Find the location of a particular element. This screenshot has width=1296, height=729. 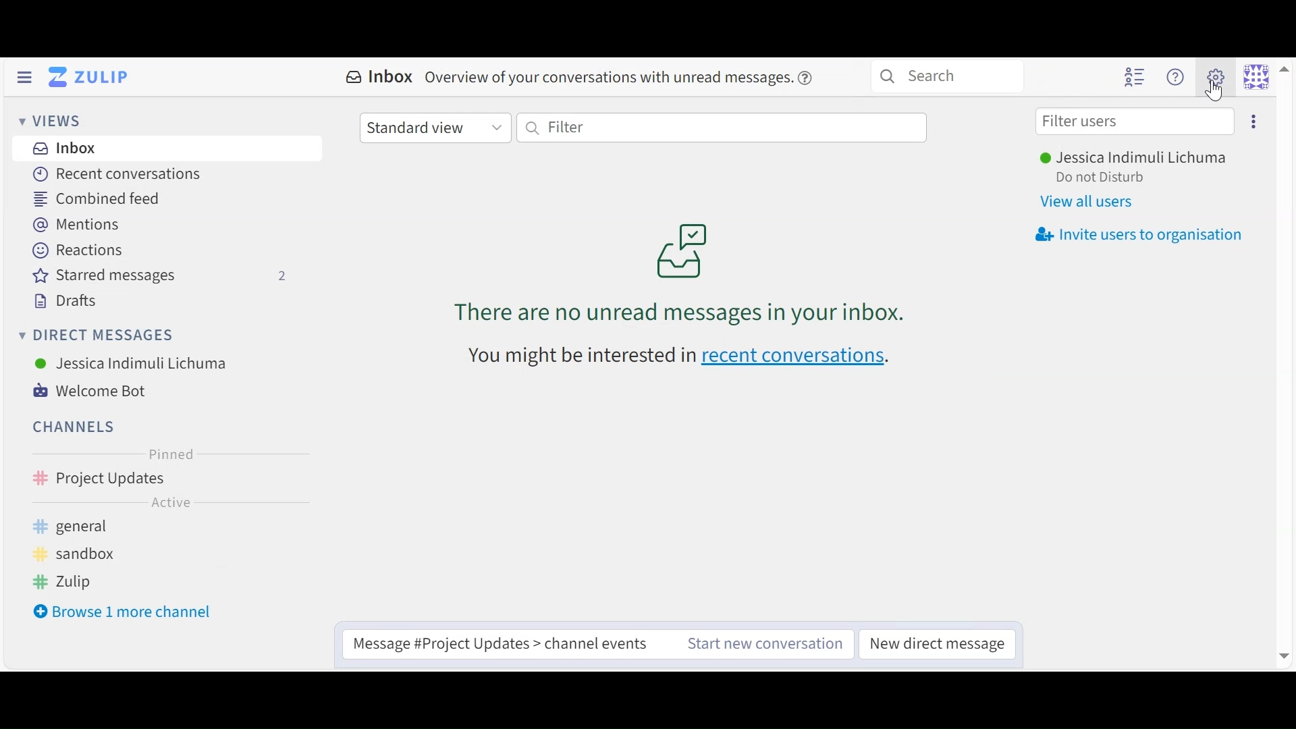

Inbox is located at coordinates (66, 148).